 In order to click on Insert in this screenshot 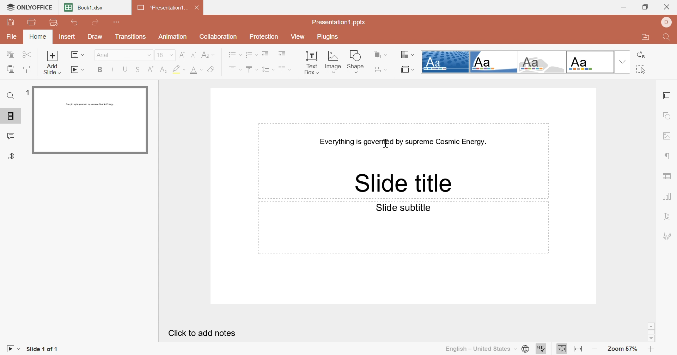, I will do `click(67, 36)`.